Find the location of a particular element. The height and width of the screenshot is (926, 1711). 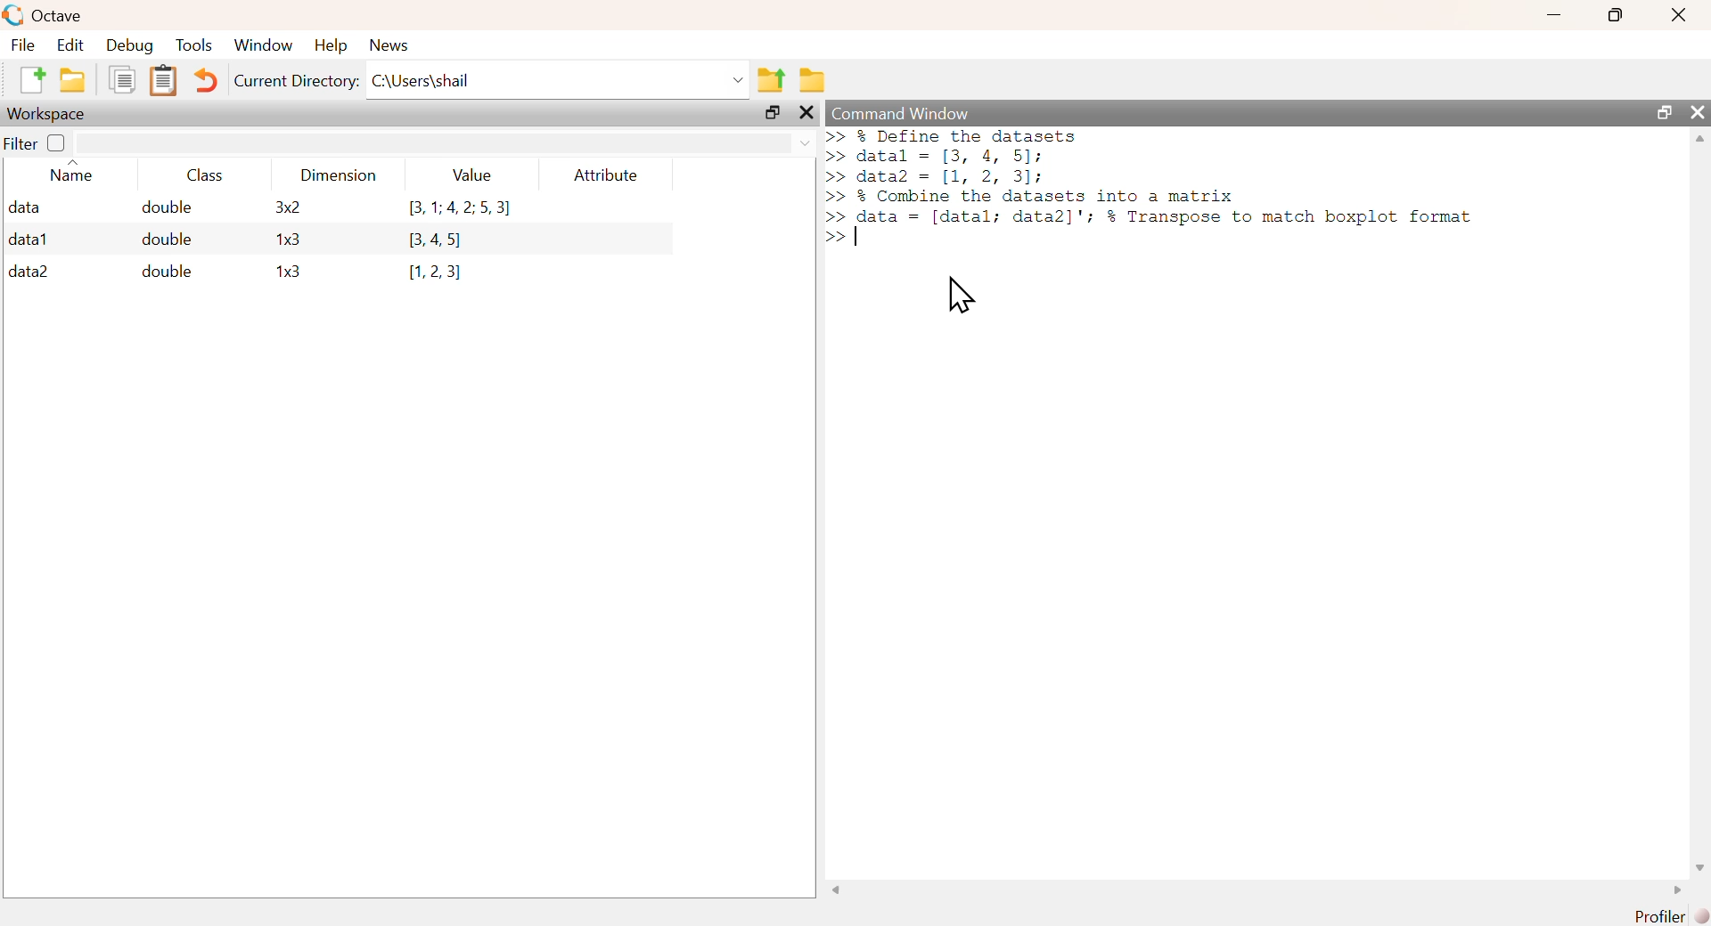

New Folder is located at coordinates (72, 80).